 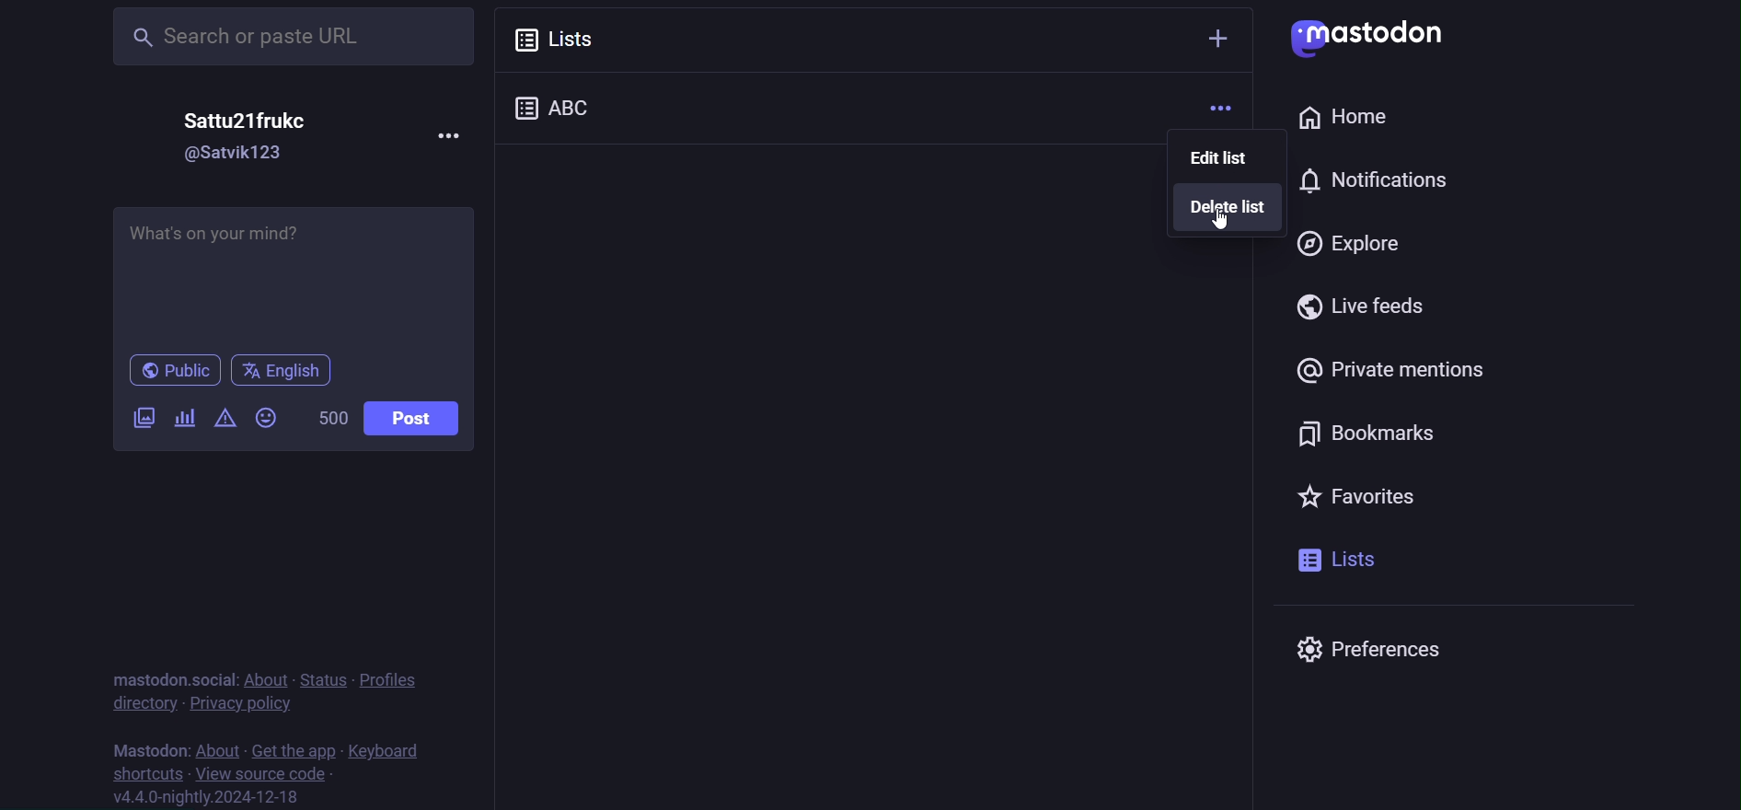 I want to click on list, so click(x=569, y=37).